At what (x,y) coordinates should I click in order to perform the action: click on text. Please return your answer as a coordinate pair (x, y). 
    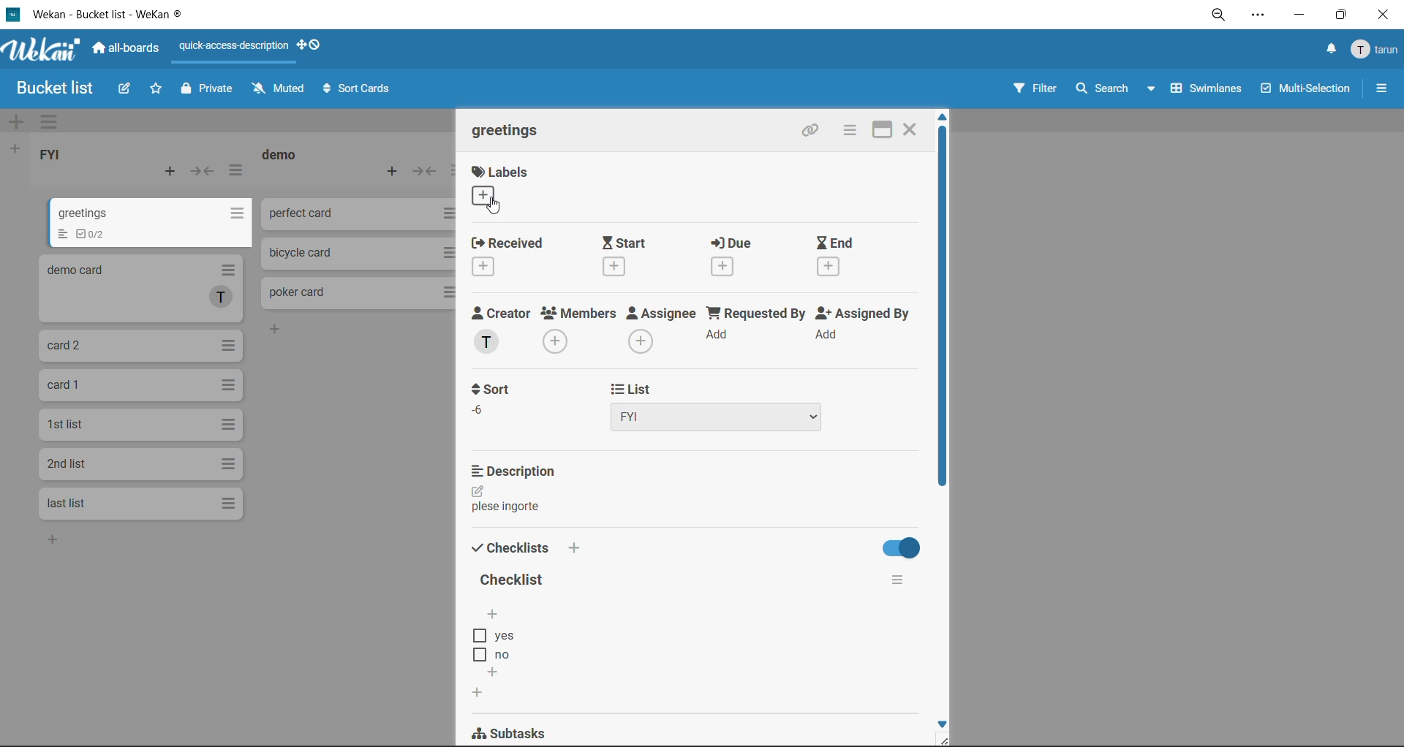
    Looking at the image, I should click on (510, 508).